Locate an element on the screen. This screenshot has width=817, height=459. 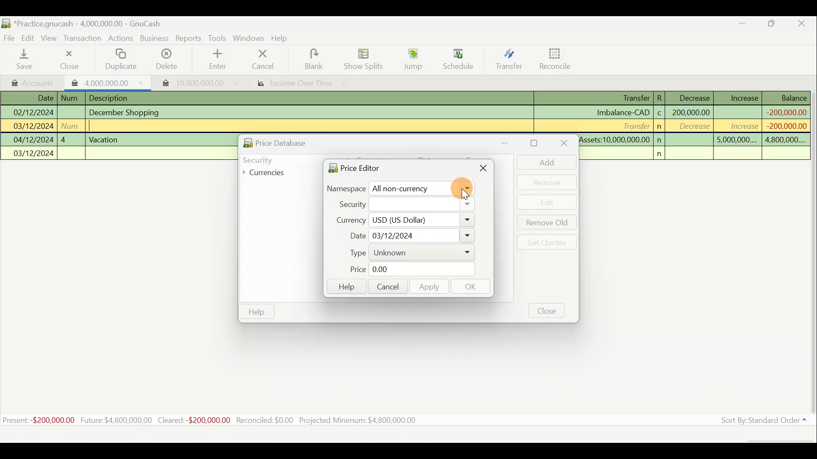
Tools is located at coordinates (218, 37).